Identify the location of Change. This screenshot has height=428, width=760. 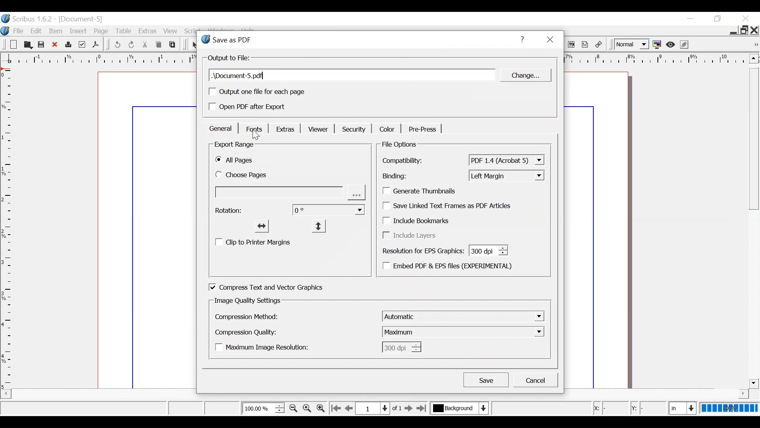
(524, 75).